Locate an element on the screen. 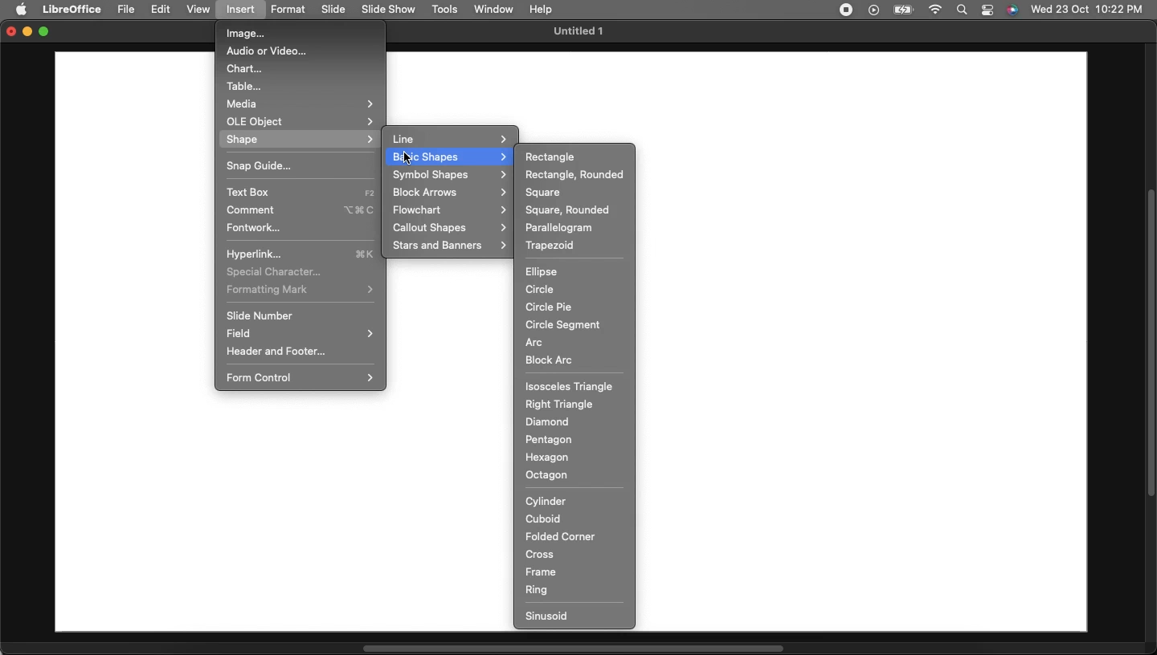  Block arrows is located at coordinates (450, 193).